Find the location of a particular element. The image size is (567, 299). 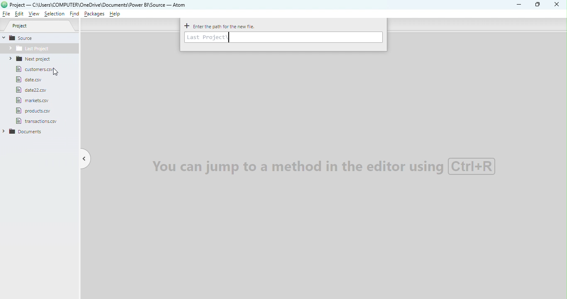

Maximize is located at coordinates (539, 4).